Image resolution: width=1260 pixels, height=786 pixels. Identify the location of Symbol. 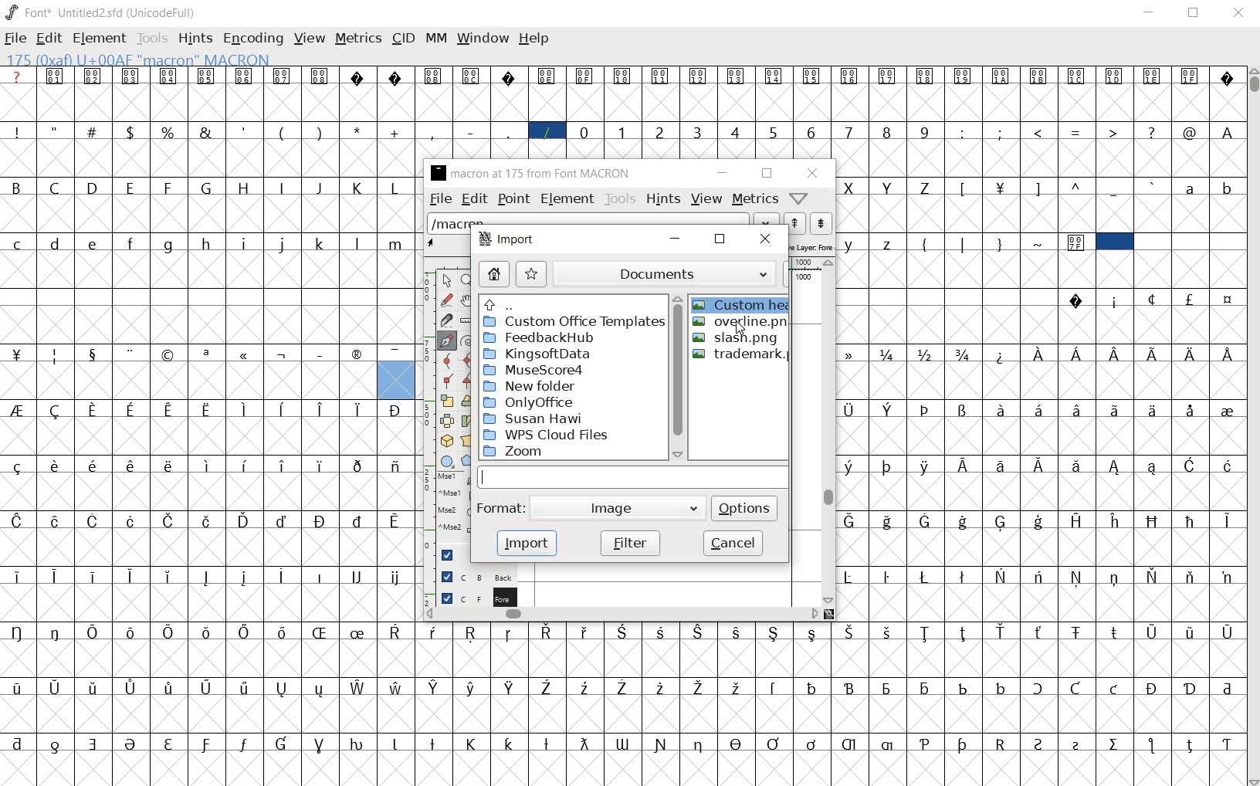
(323, 689).